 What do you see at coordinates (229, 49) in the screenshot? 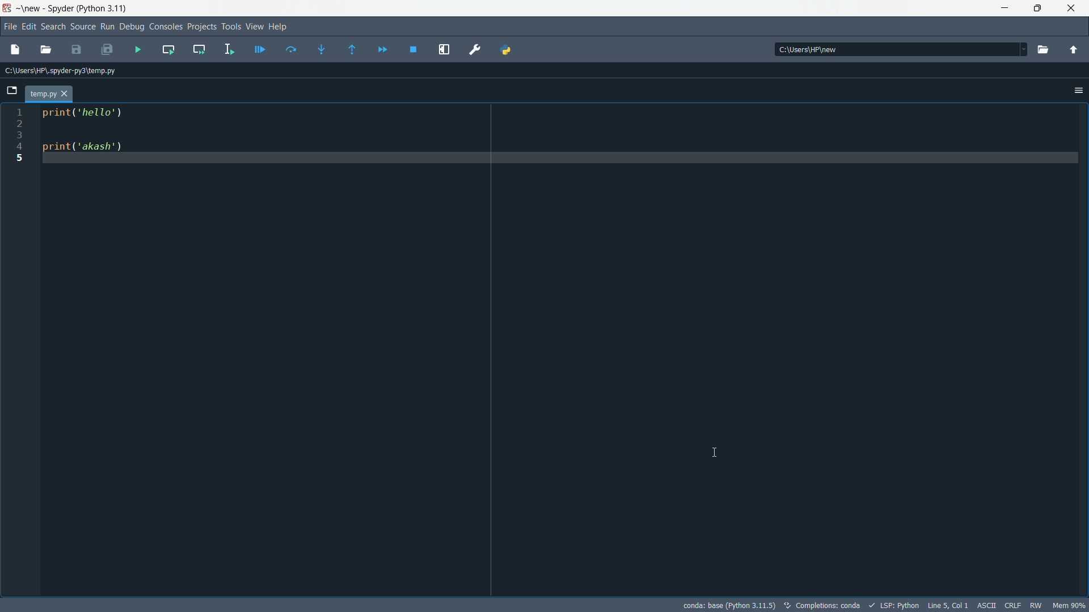
I see `run selection or current line` at bounding box center [229, 49].